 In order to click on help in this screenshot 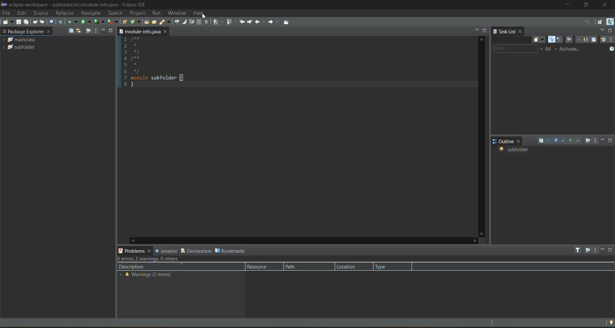, I will do `click(201, 13)`.